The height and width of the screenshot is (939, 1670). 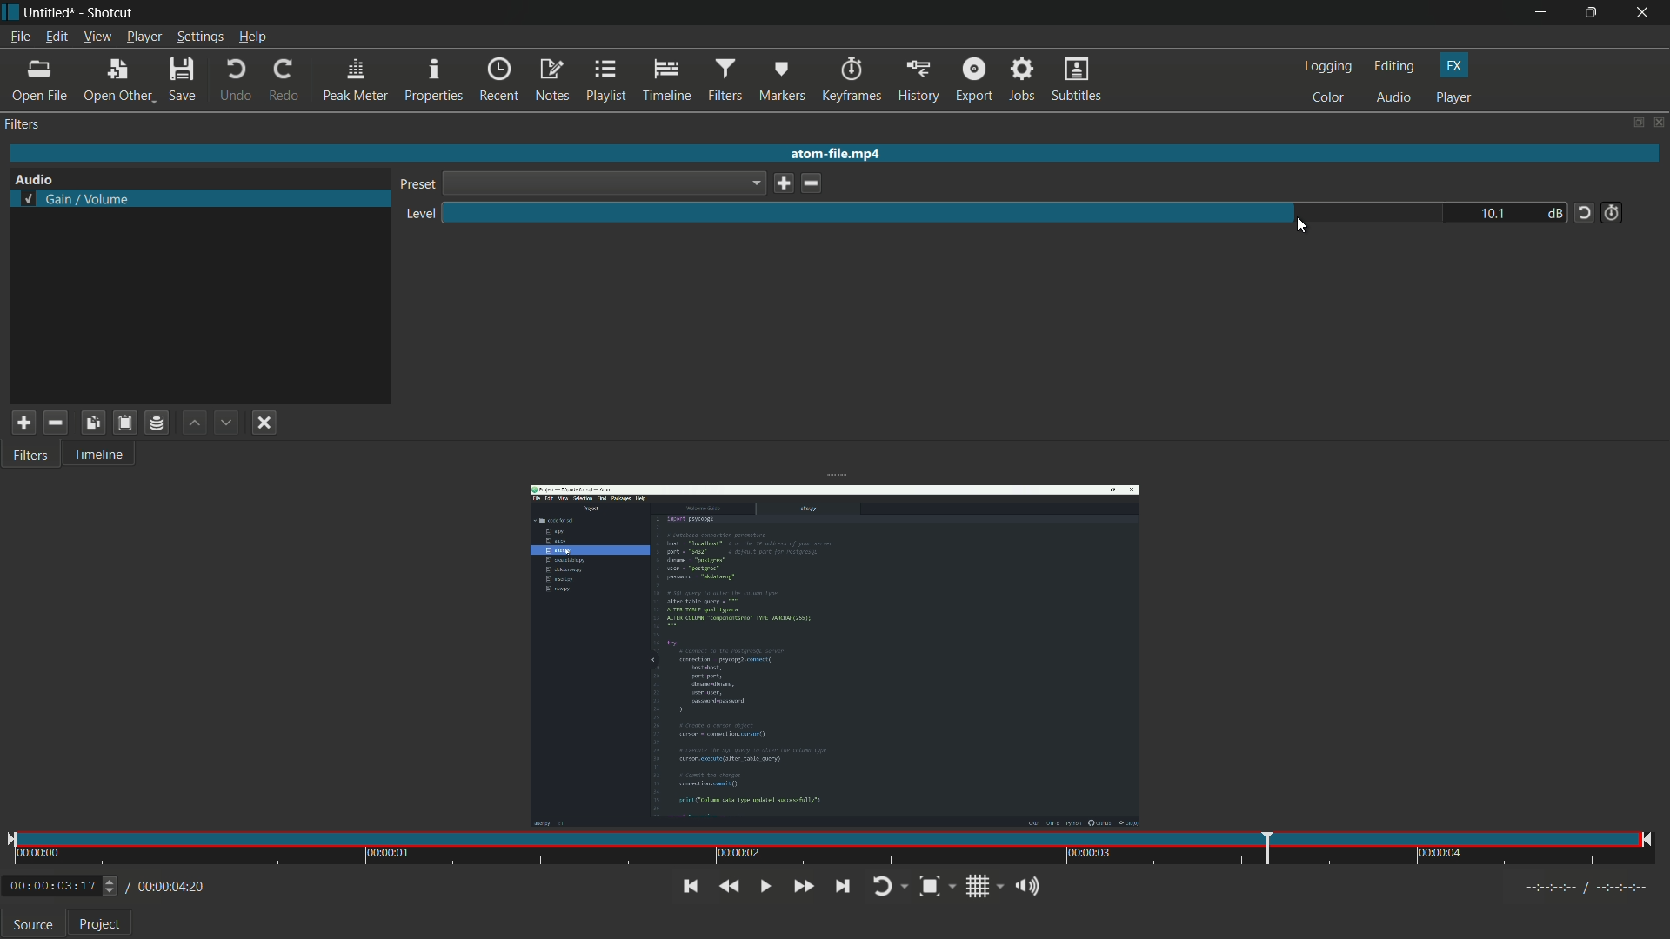 What do you see at coordinates (23, 423) in the screenshot?
I see `add filter` at bounding box center [23, 423].